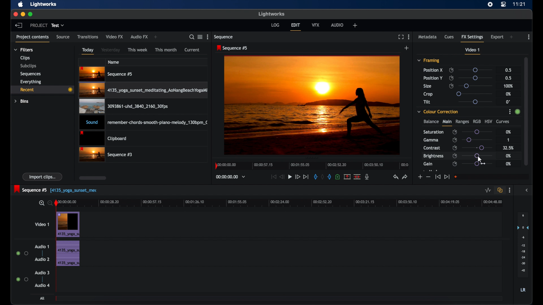  Describe the element at coordinates (455, 132) in the screenshot. I see `enable/disable keyframes` at that location.